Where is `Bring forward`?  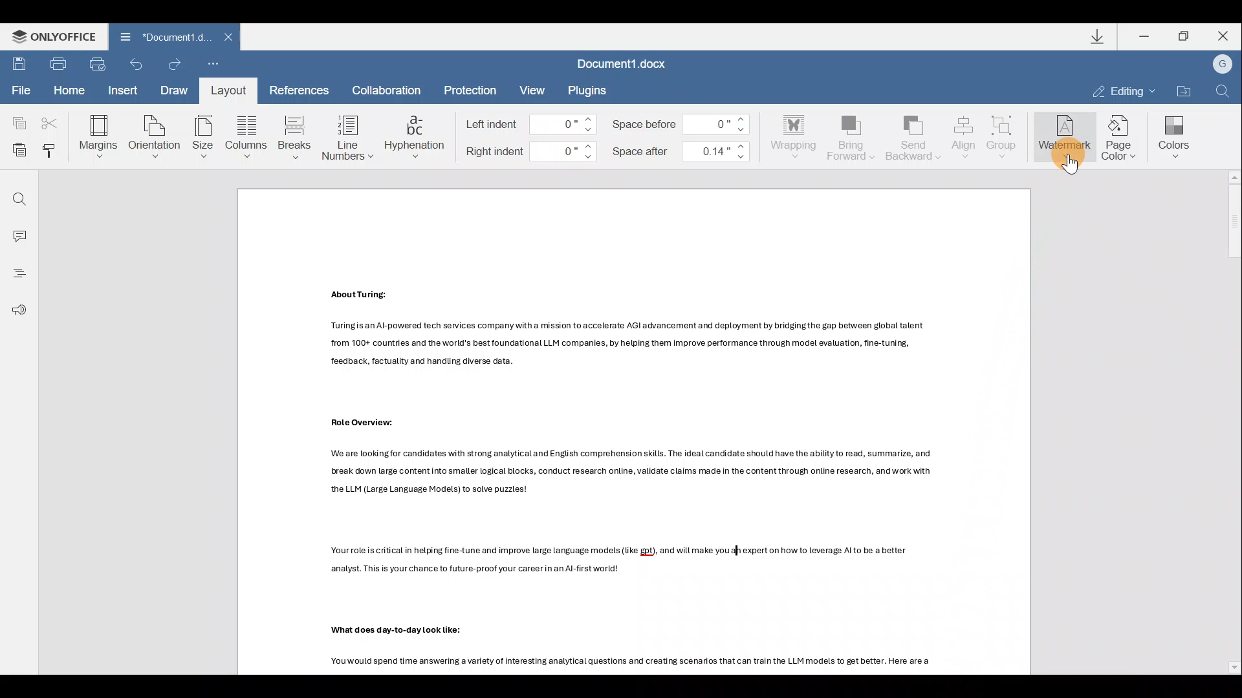 Bring forward is located at coordinates (853, 140).